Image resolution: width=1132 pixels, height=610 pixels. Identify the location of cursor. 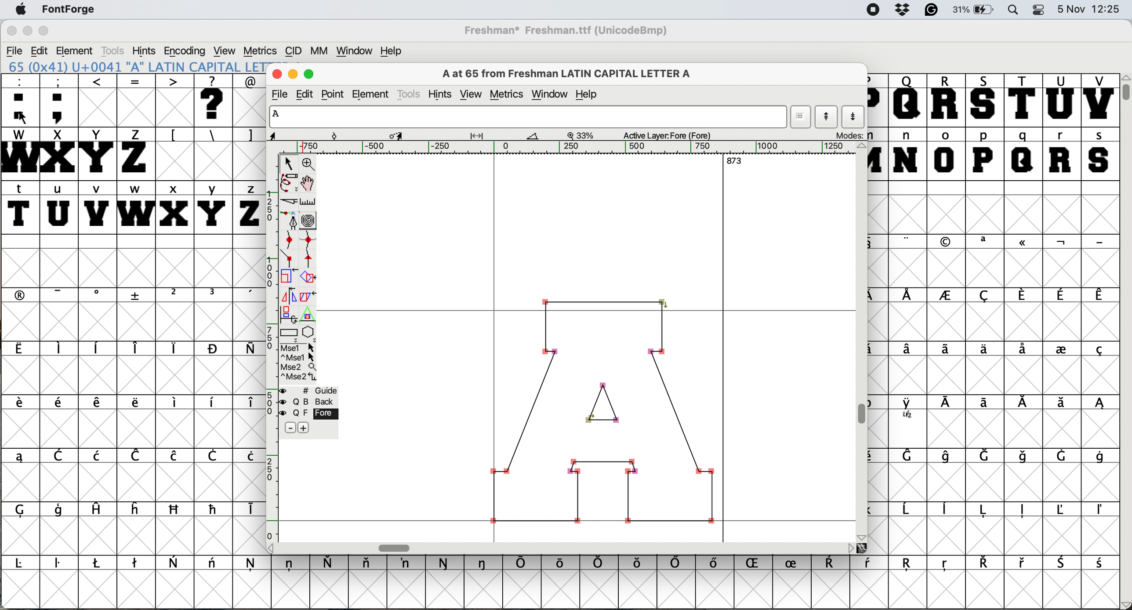
(25, 120).